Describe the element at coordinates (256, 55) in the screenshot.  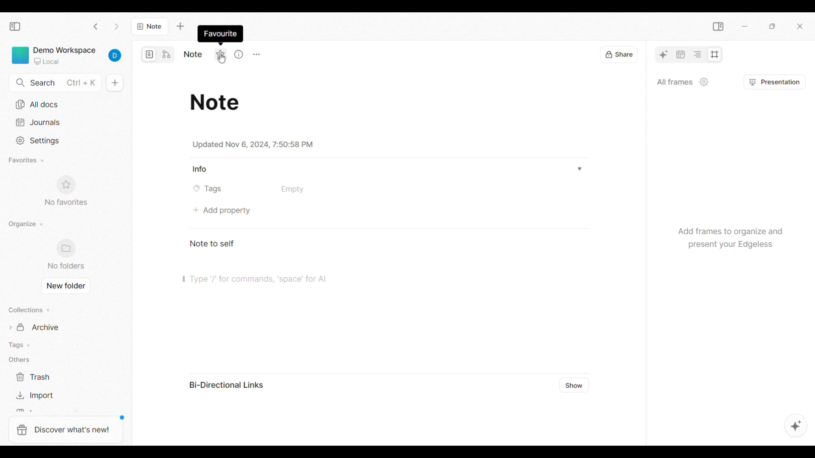
I see `More setting options for current tab` at that location.